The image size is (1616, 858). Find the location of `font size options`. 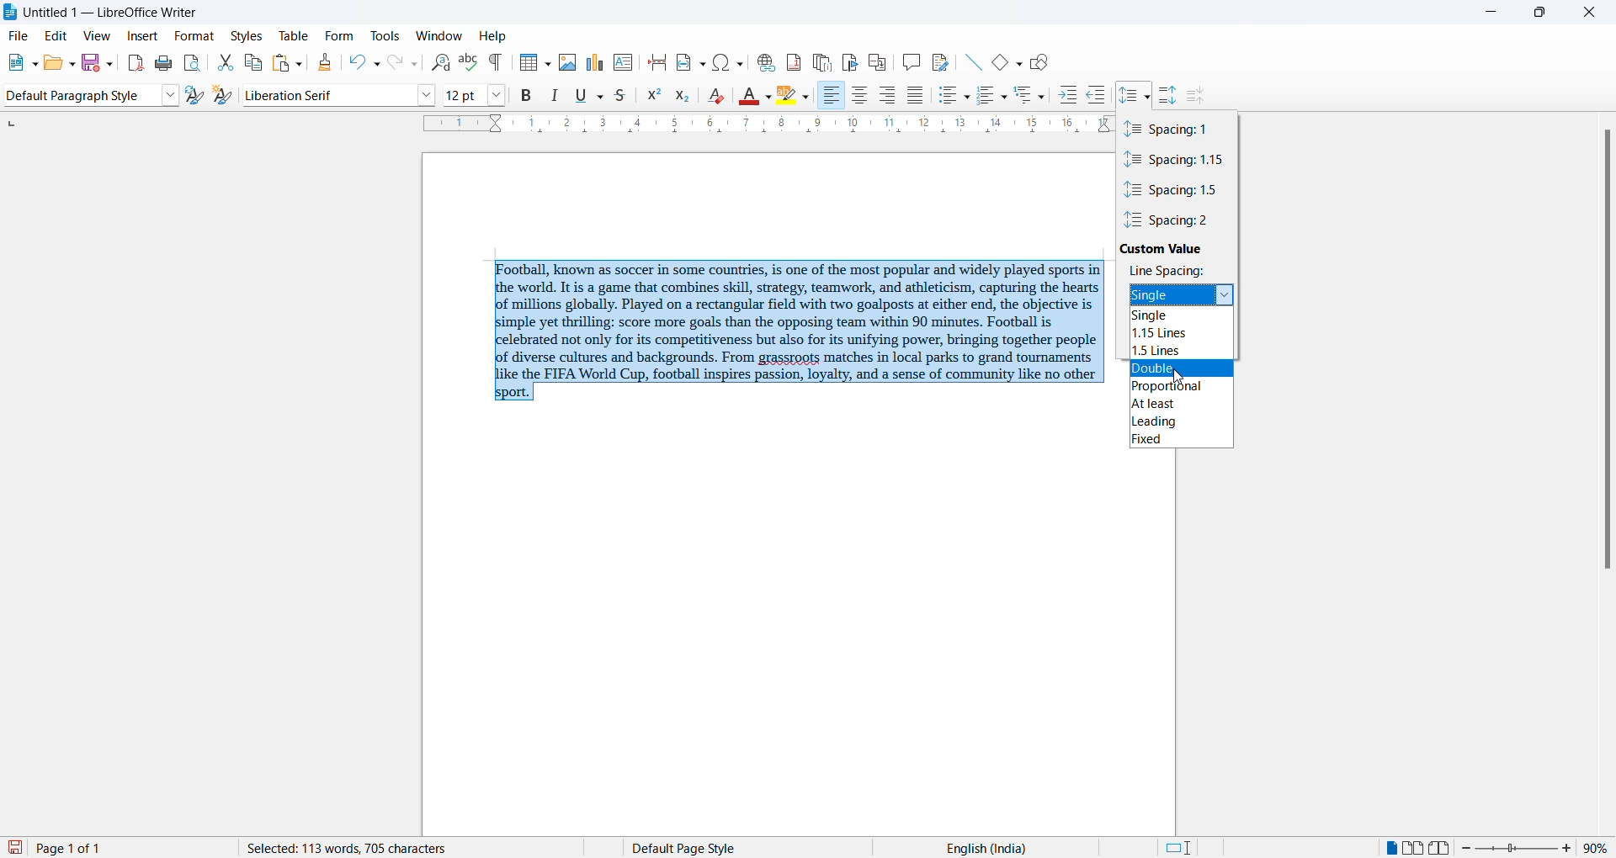

font size options is located at coordinates (497, 95).